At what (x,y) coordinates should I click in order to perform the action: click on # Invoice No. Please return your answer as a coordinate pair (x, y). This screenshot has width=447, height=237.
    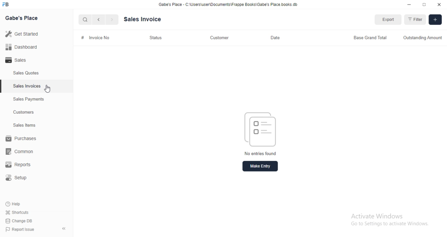
    Looking at the image, I should click on (97, 37).